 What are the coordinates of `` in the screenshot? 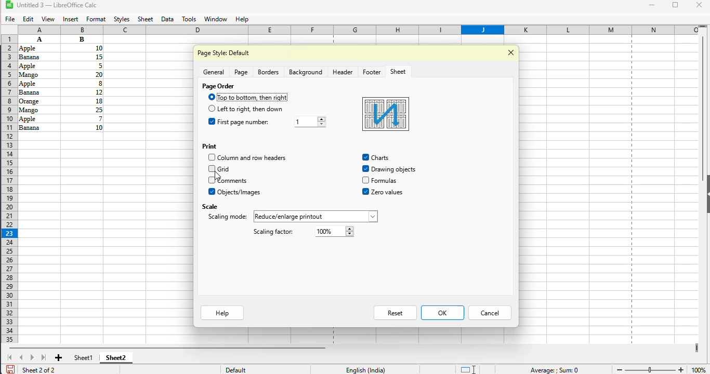 It's located at (38, 83).